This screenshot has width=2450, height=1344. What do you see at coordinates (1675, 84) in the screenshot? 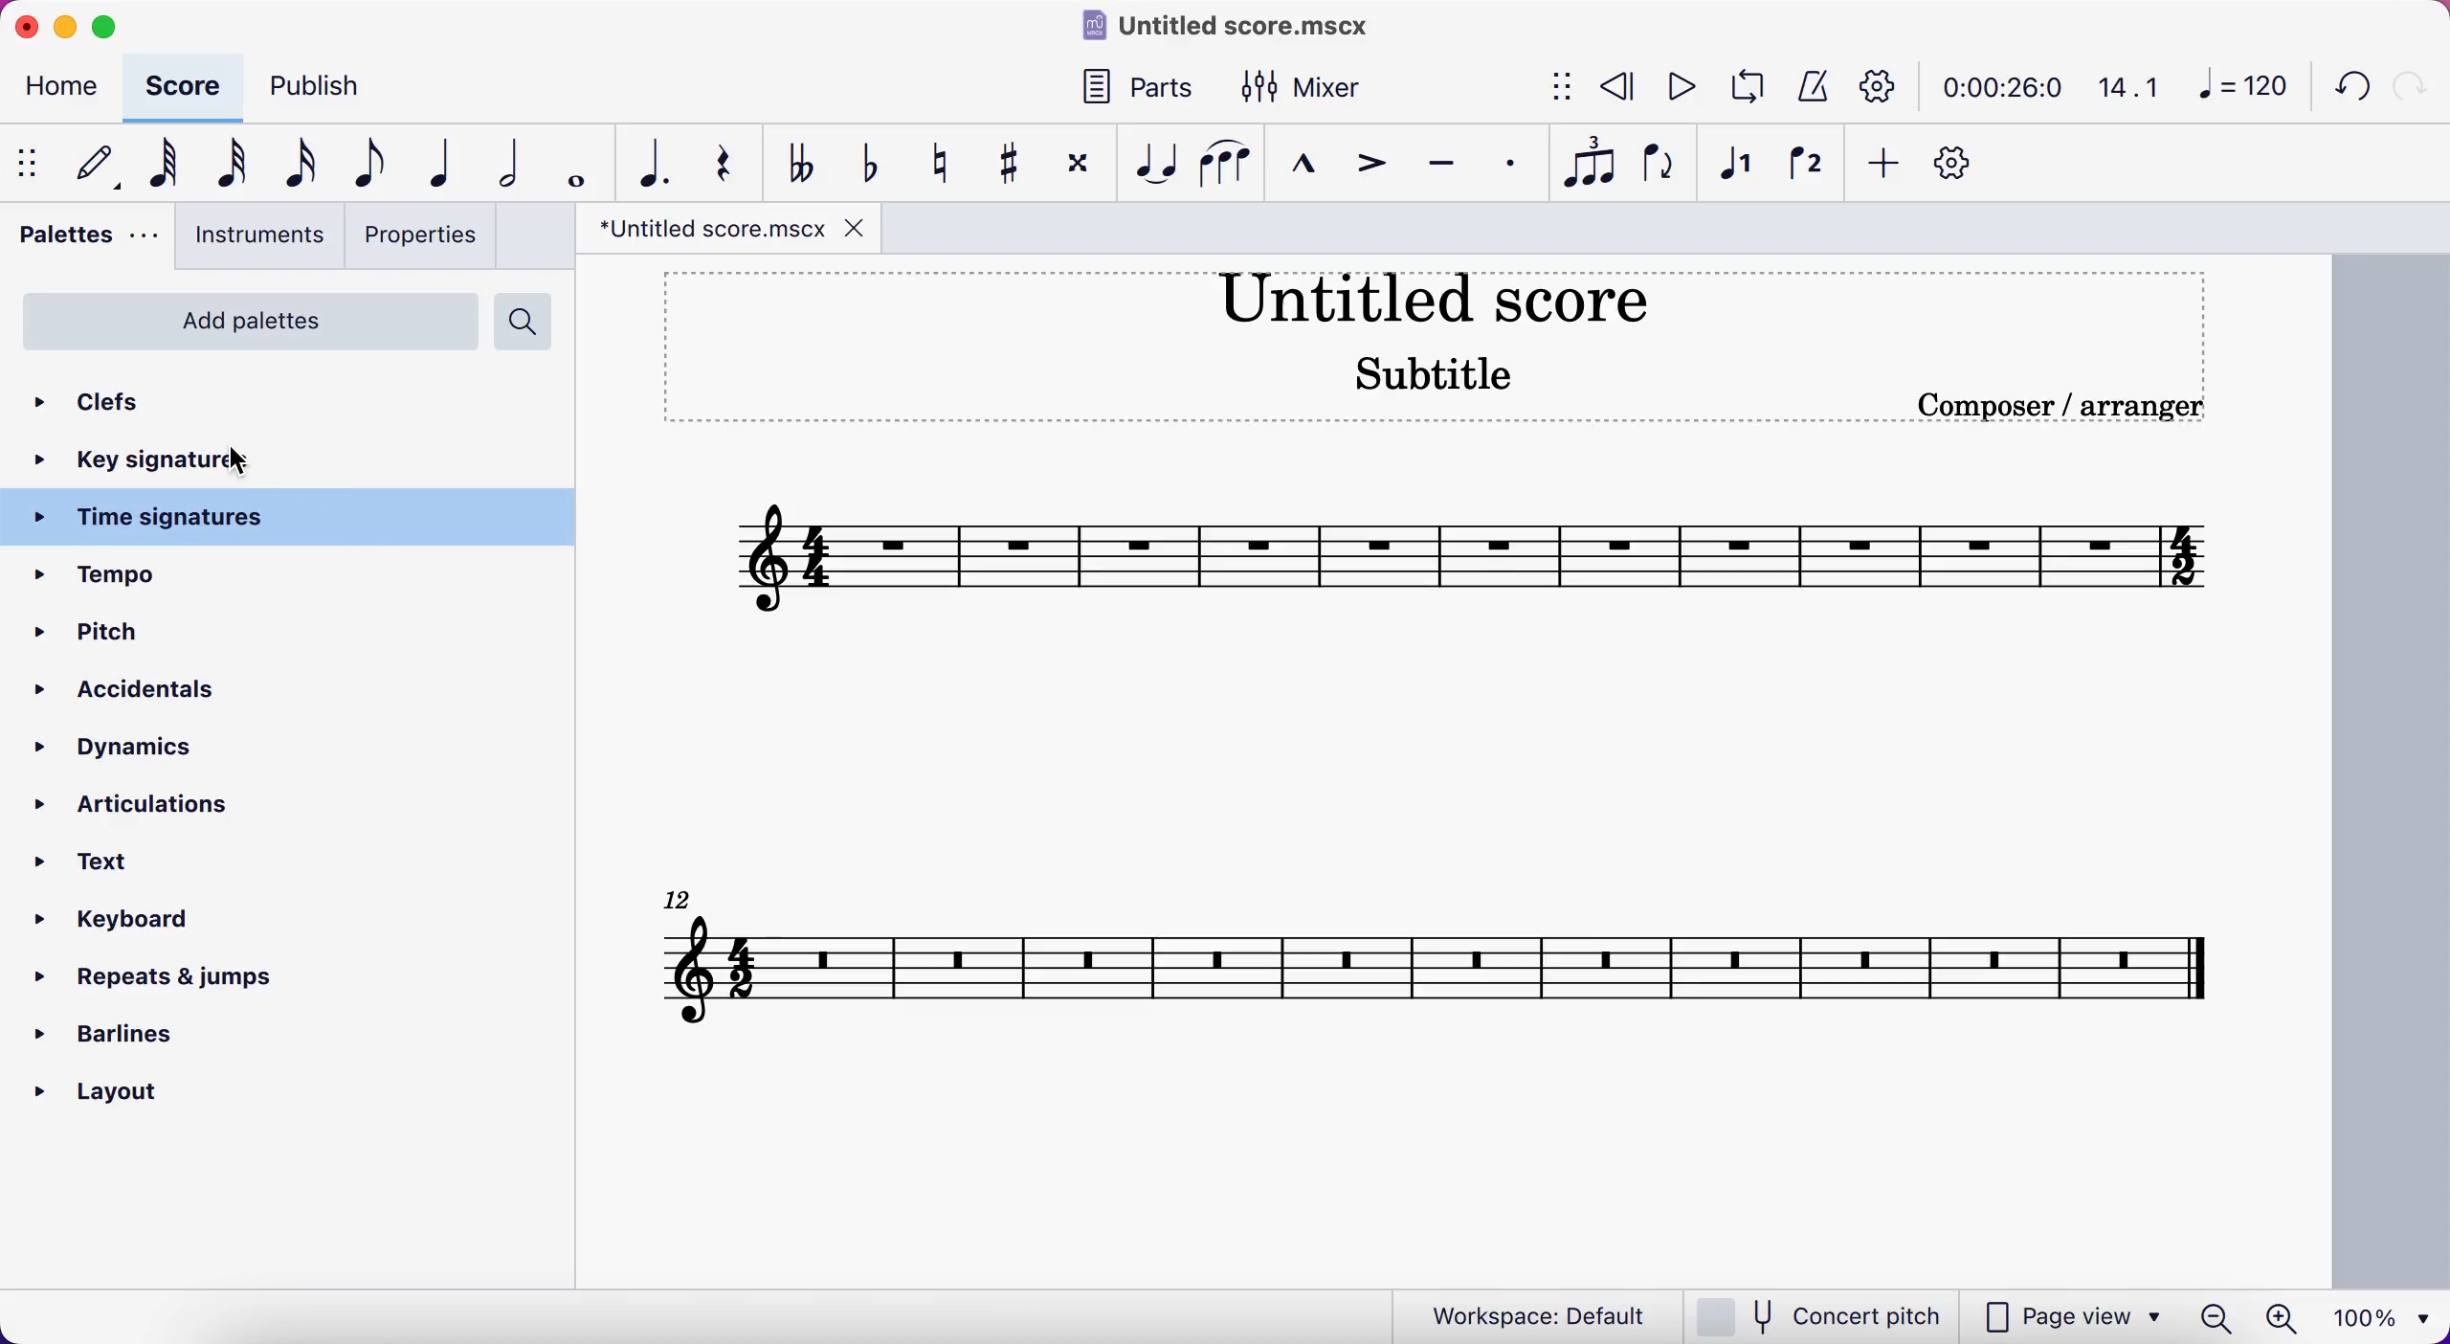
I see `play` at bounding box center [1675, 84].